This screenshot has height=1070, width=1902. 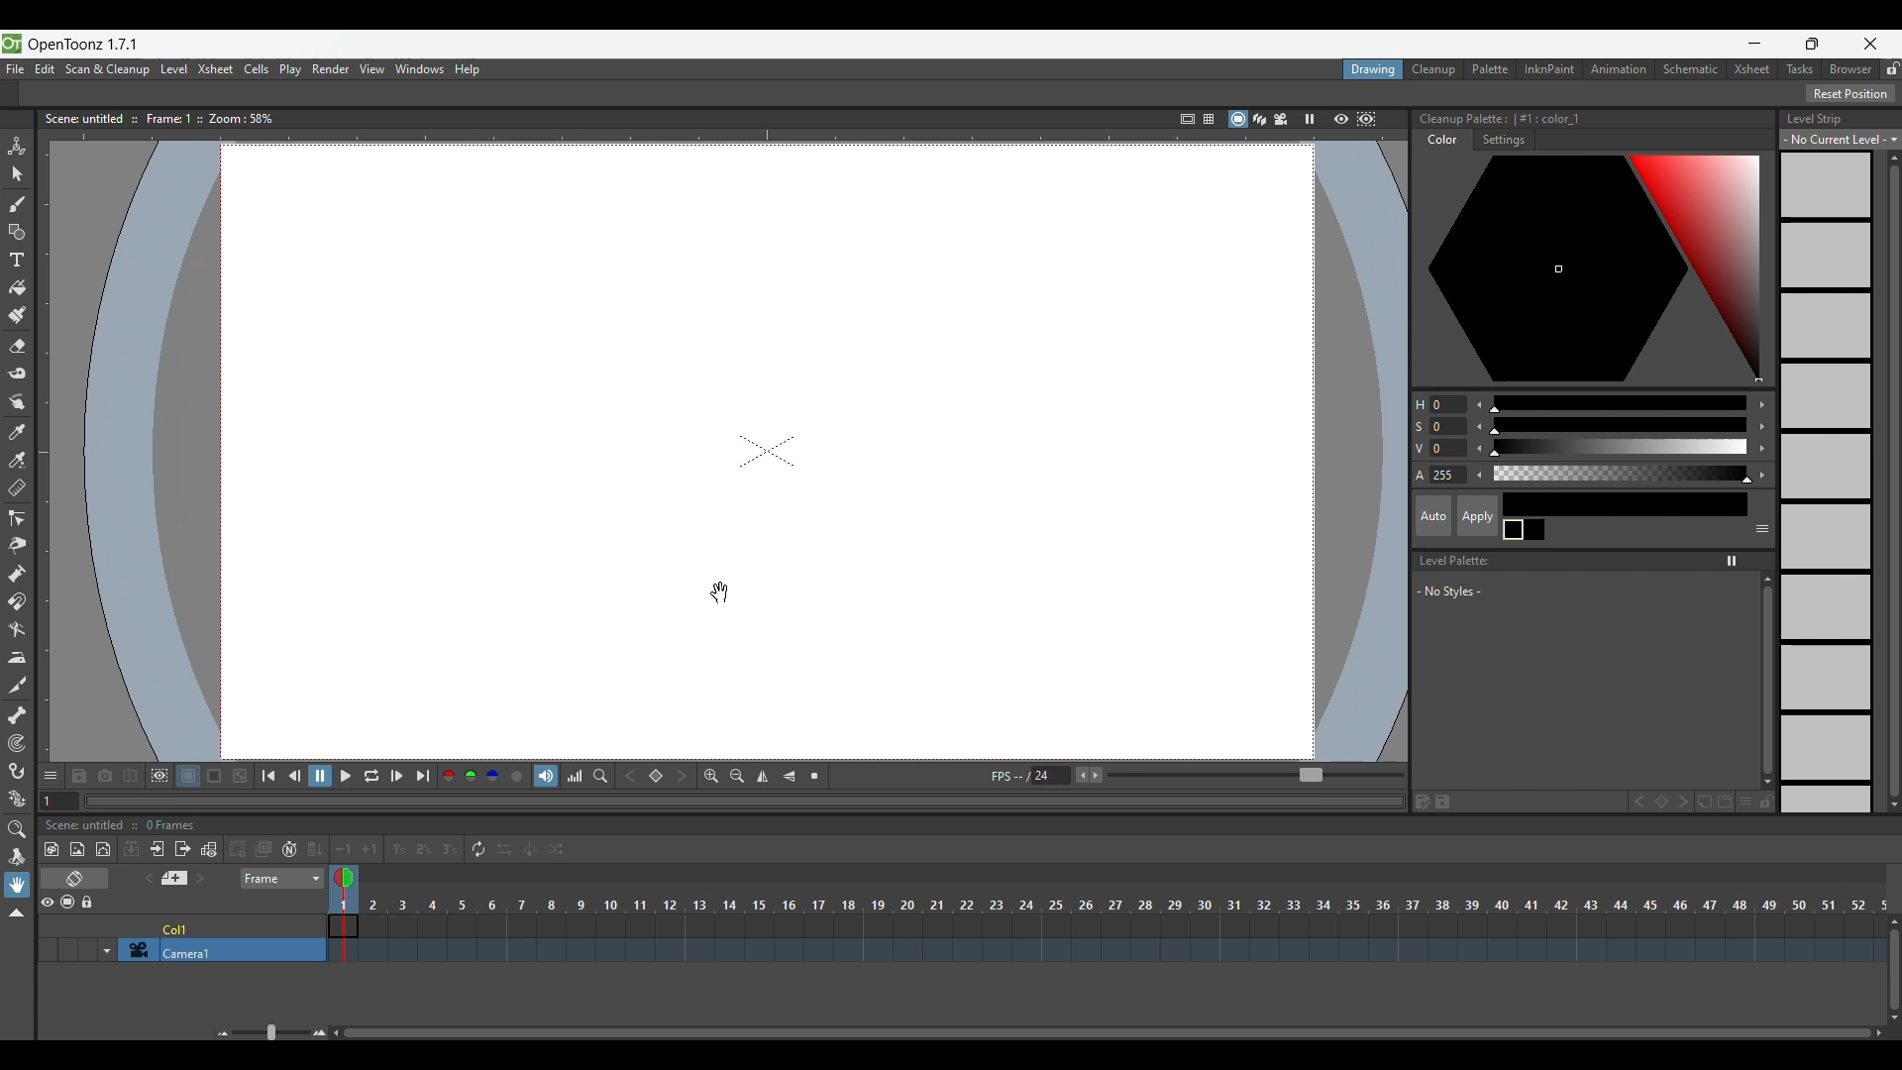 What do you see at coordinates (105, 776) in the screenshot?
I see `Snapshot` at bounding box center [105, 776].